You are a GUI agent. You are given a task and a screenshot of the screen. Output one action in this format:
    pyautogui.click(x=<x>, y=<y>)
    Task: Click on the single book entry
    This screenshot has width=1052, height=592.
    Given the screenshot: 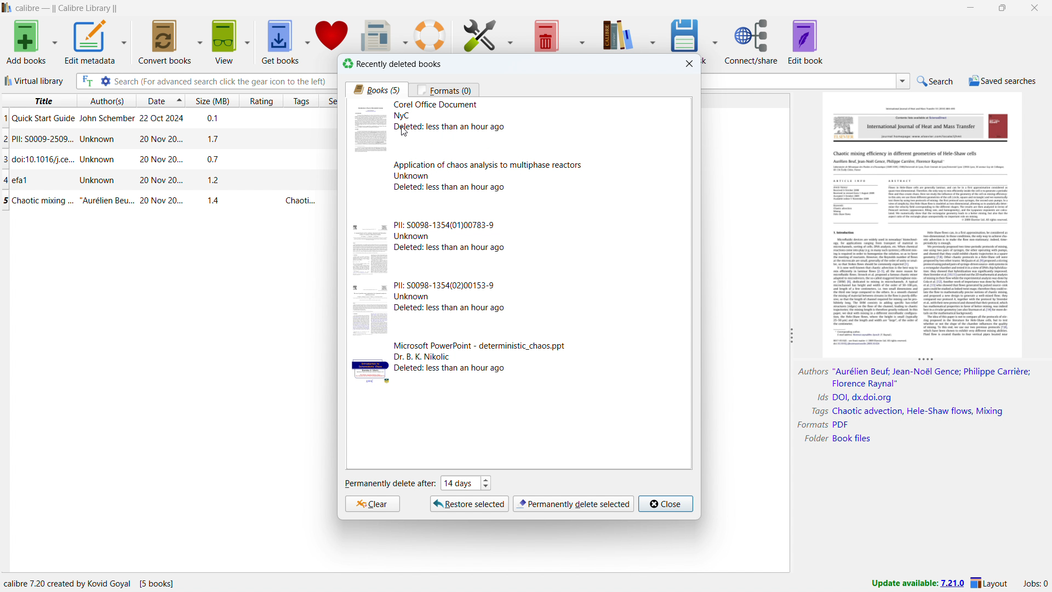 What is the action you would take?
    pyautogui.click(x=164, y=139)
    